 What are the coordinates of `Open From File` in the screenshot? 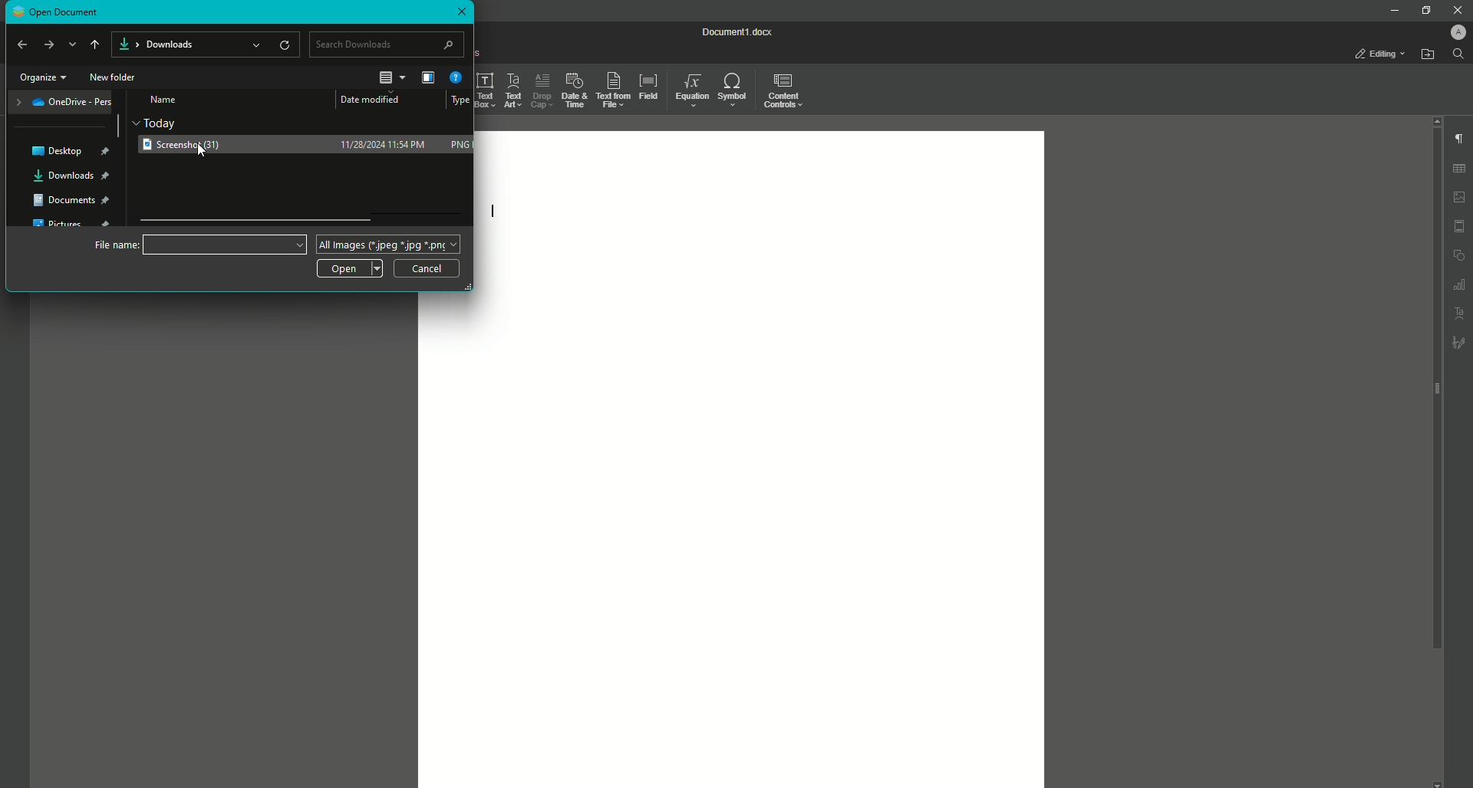 It's located at (1427, 53).